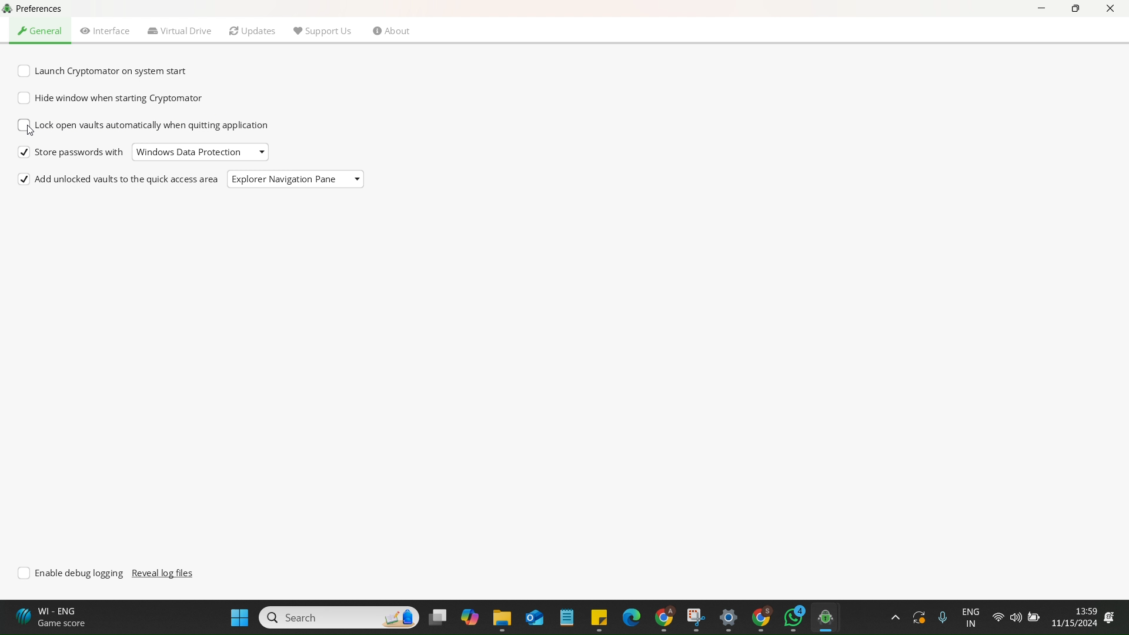 The width and height of the screenshot is (1129, 635). I want to click on Date and Time, so click(1083, 617).